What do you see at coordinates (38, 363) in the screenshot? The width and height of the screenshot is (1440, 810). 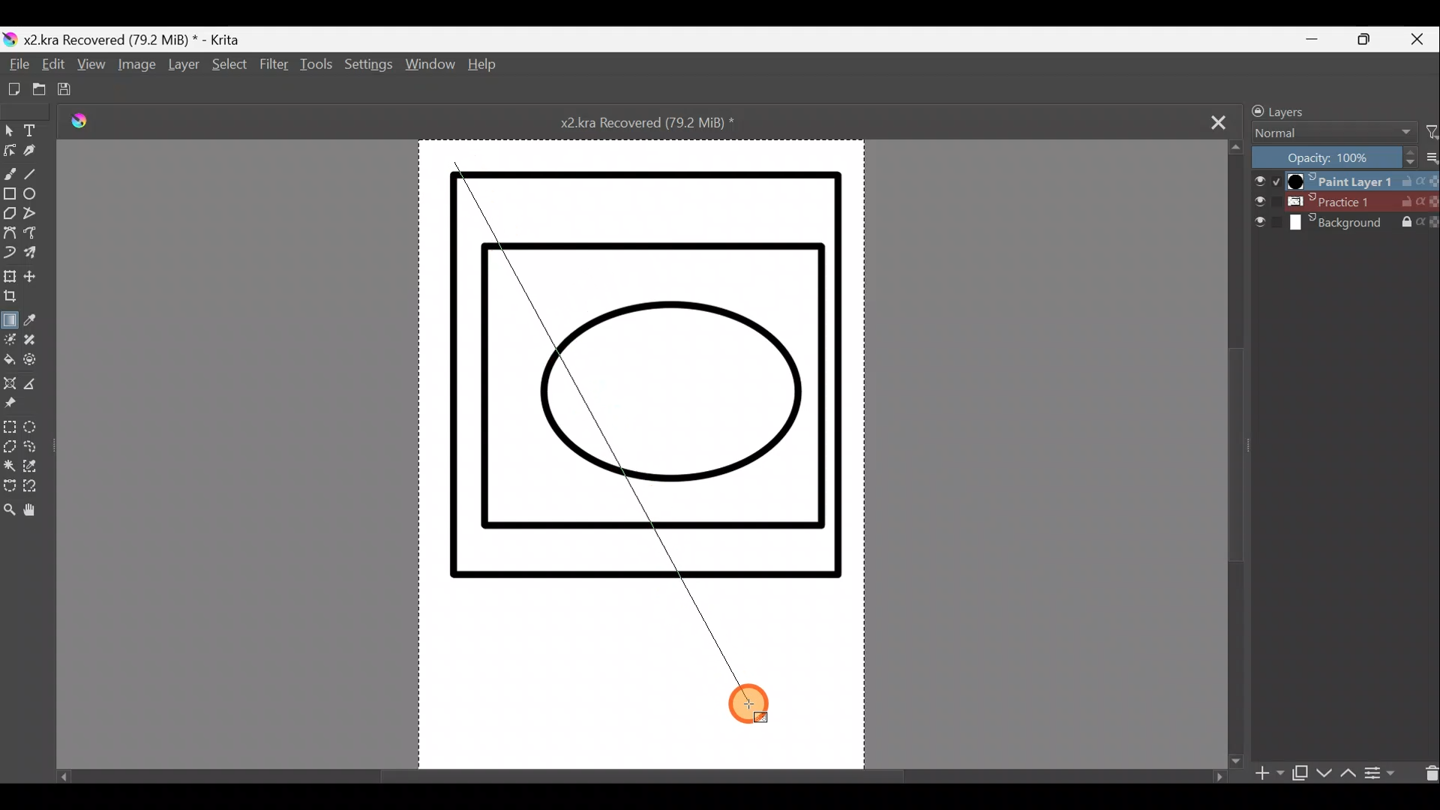 I see `Enclose & fill tool` at bounding box center [38, 363].